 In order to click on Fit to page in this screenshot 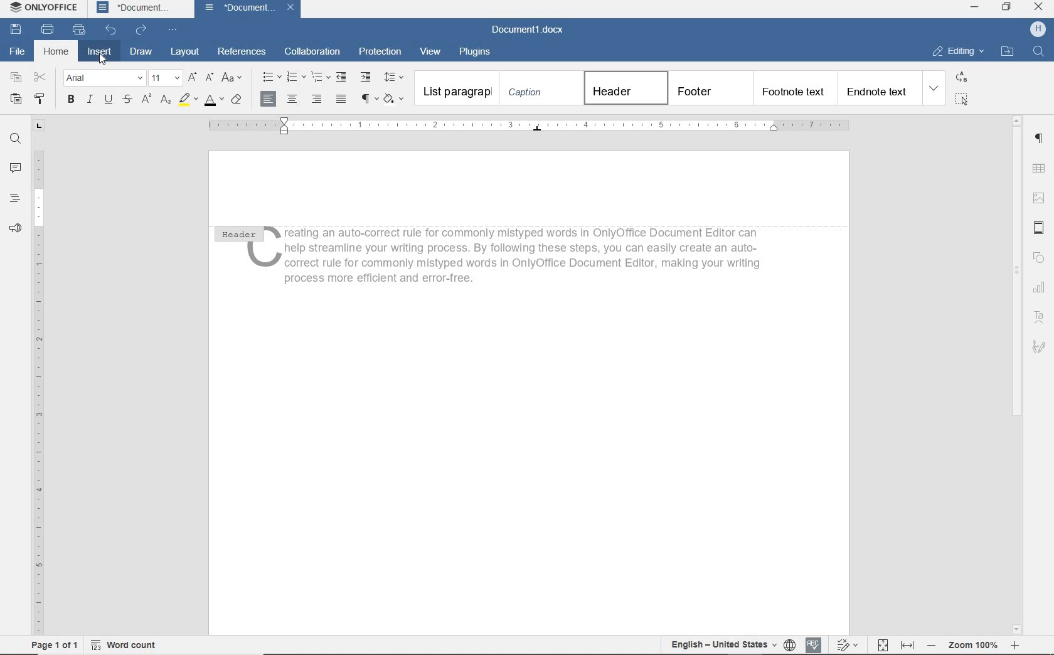, I will do `click(881, 644)`.